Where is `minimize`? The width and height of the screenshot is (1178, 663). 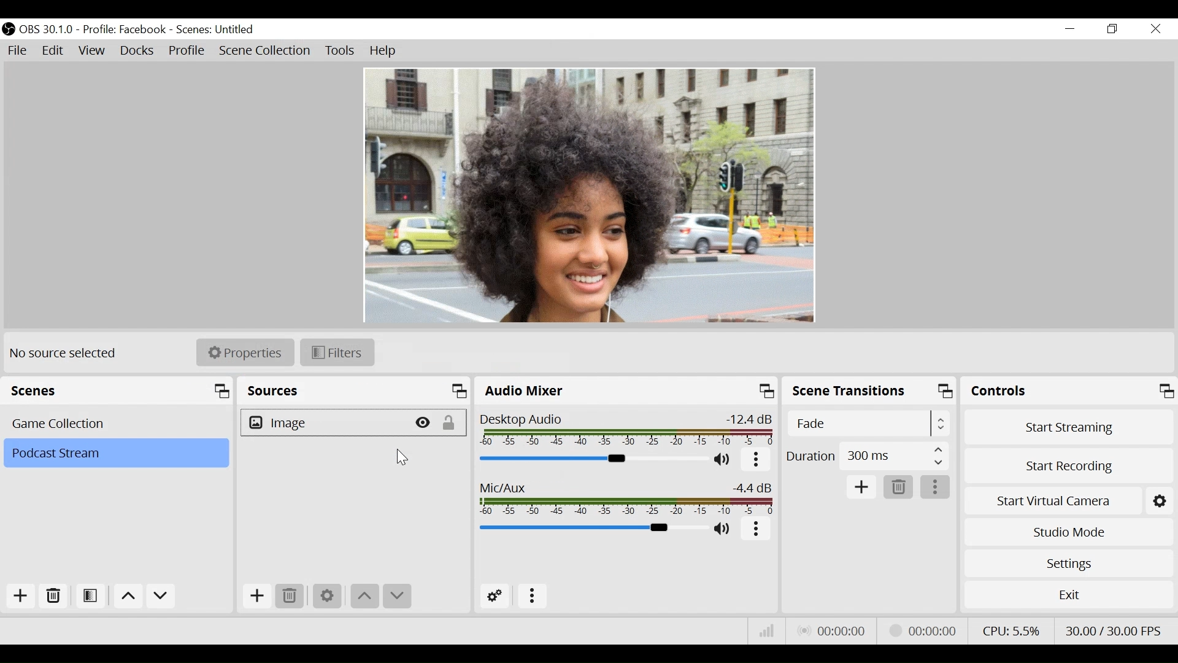 minimize is located at coordinates (1070, 30).